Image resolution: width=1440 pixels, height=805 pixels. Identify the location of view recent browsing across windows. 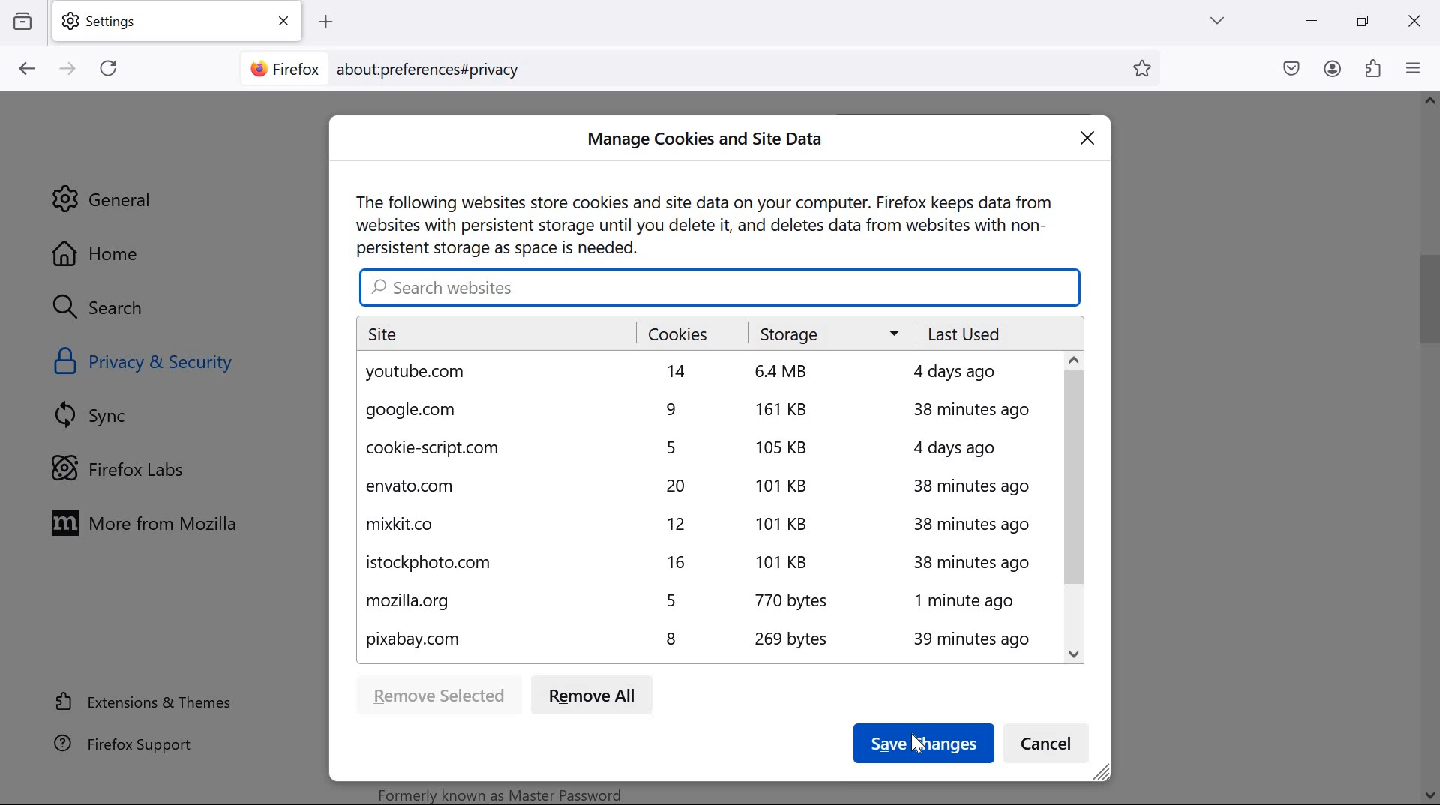
(22, 19).